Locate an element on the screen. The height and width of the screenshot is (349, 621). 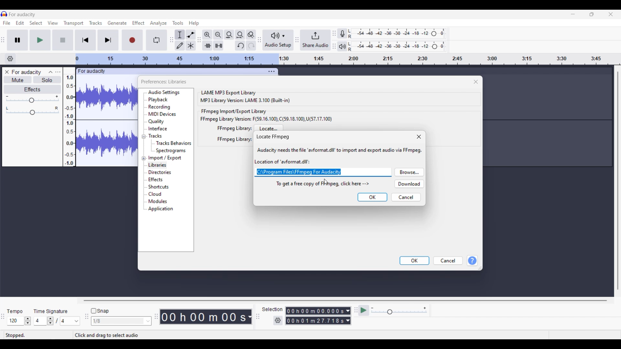
Fit selection to width is located at coordinates (229, 35).